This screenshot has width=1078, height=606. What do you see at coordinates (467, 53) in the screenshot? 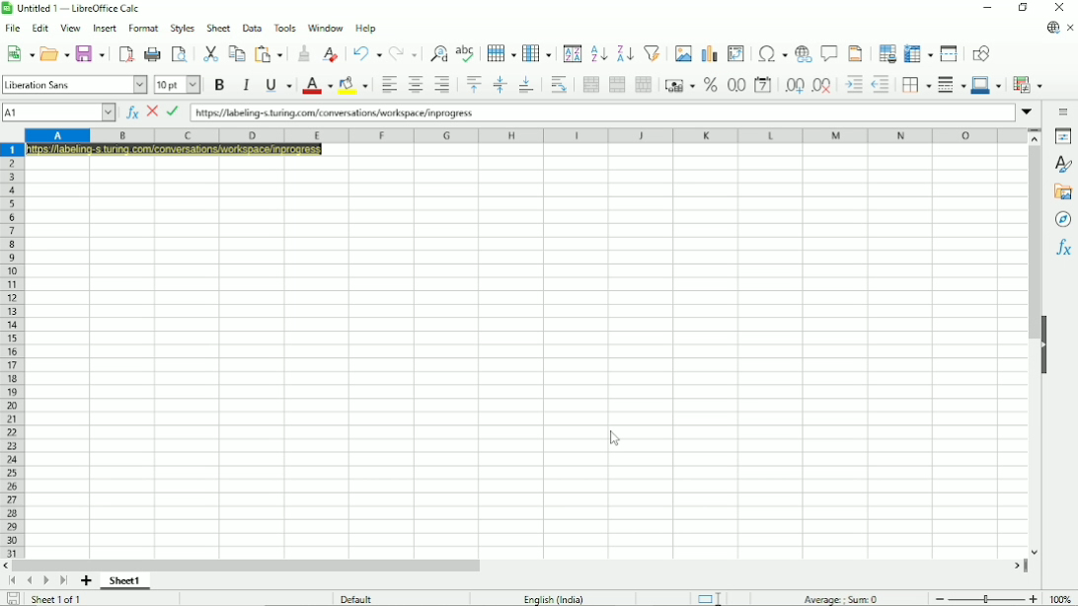
I see `Spell check` at bounding box center [467, 53].